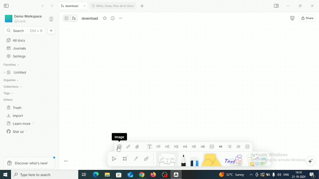  What do you see at coordinates (15, 108) in the screenshot?
I see `Trash` at bounding box center [15, 108].